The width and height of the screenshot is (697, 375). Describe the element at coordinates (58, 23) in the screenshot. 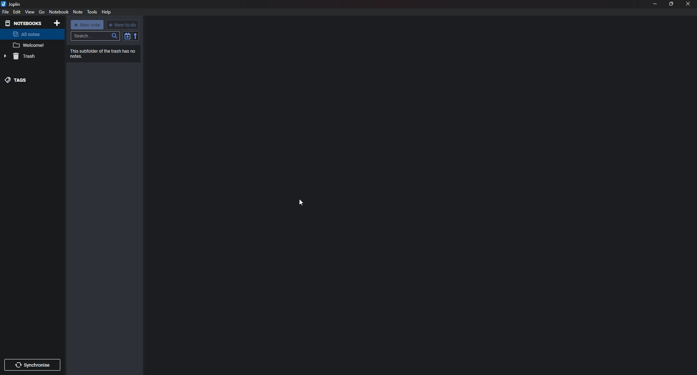

I see `Add notebooks` at that location.